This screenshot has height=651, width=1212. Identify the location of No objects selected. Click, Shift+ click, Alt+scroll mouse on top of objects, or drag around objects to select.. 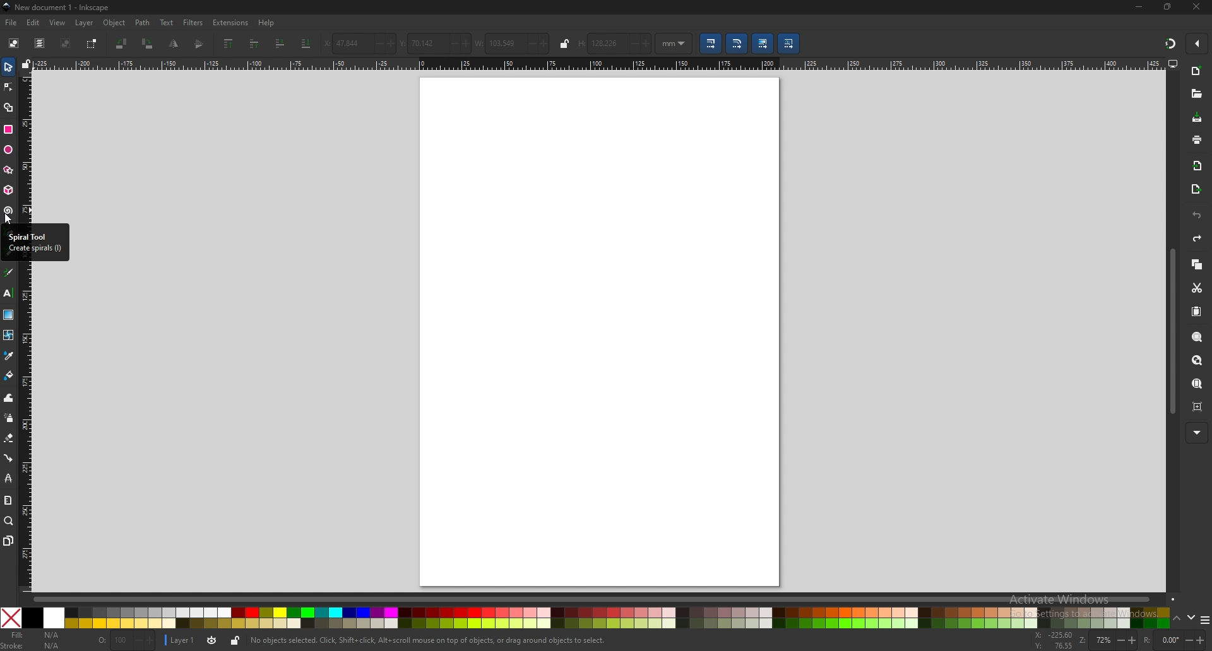
(427, 640).